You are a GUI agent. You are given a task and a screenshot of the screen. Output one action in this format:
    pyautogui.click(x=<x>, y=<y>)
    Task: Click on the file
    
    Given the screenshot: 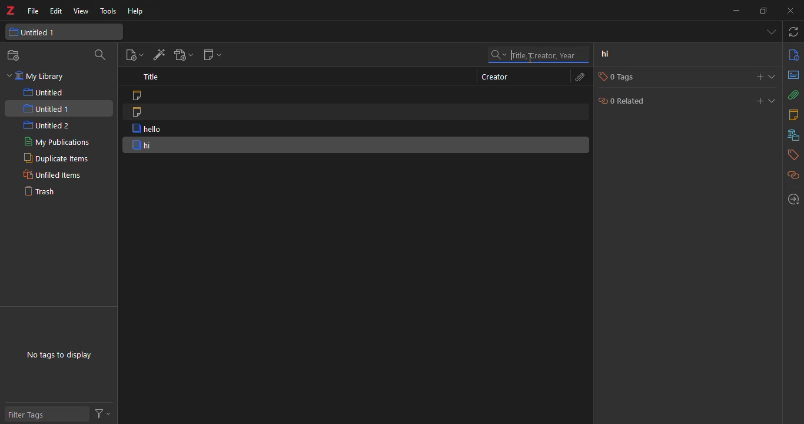 What is the action you would take?
    pyautogui.click(x=34, y=9)
    